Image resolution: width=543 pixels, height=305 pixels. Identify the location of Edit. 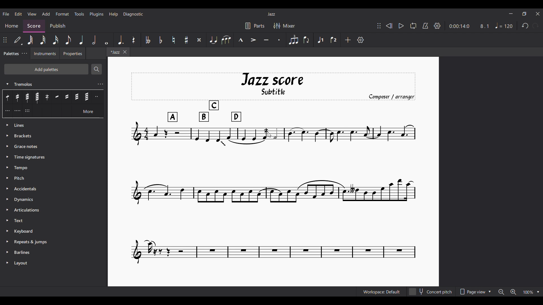
(18, 14).